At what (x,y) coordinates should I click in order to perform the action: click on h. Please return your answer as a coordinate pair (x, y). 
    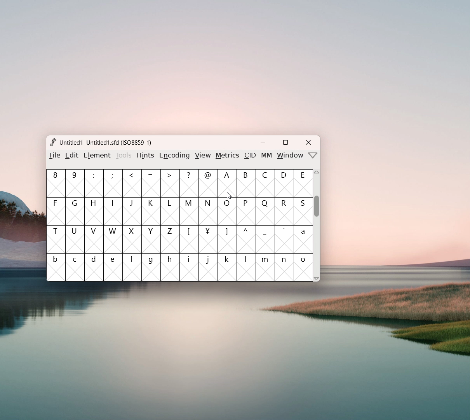
    Looking at the image, I should click on (171, 268).